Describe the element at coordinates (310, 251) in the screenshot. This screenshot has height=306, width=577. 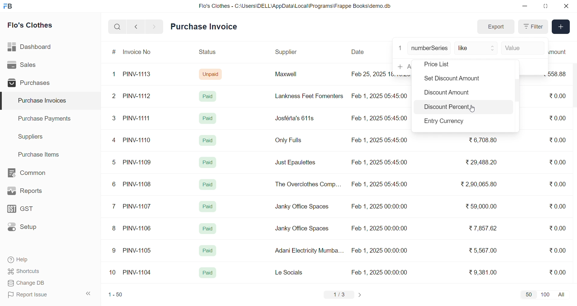
I see `Adani Electricity Mumba...` at that location.